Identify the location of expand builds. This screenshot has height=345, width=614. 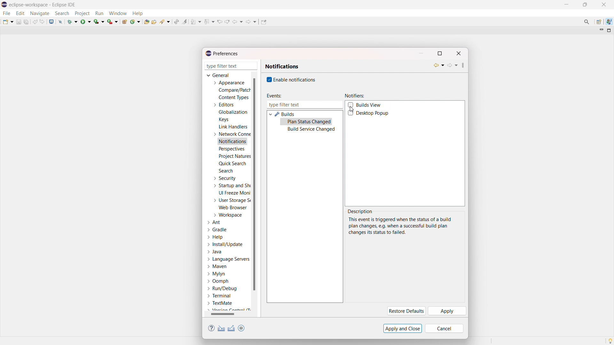
(270, 114).